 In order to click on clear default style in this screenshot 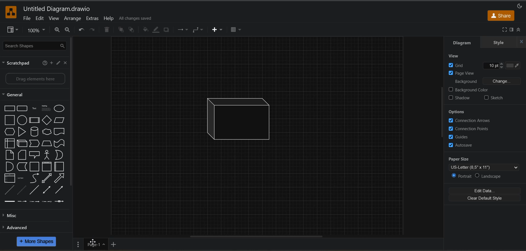, I will do `click(485, 199)`.